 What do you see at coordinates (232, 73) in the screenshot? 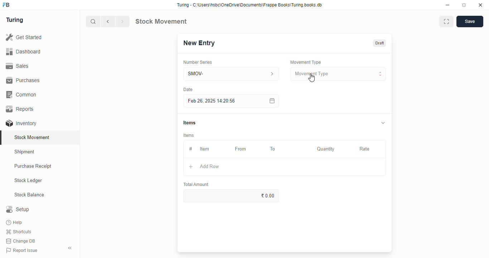
I see `SMOV-` at bounding box center [232, 73].